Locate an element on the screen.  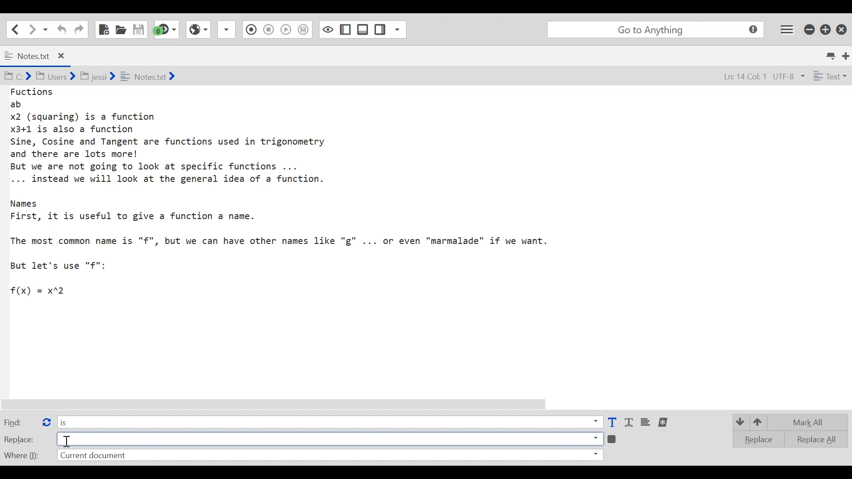
Stop Recording Macro is located at coordinates (250, 31).